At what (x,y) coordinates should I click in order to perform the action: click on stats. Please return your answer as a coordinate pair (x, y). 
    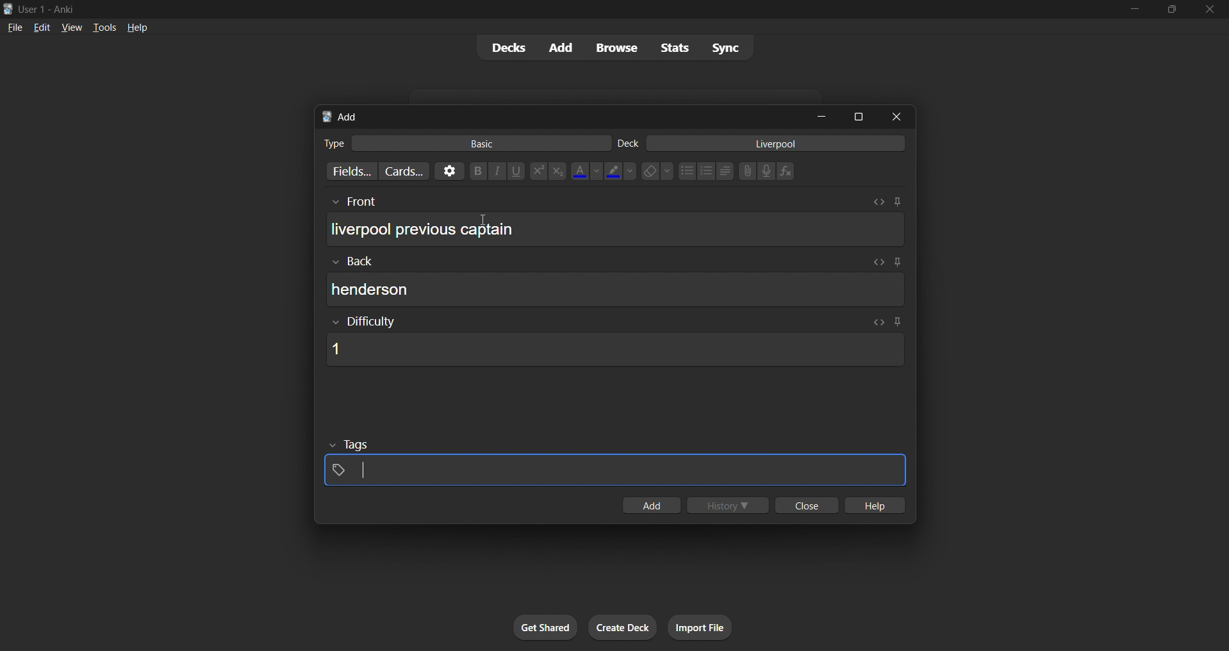
    Looking at the image, I should click on (677, 47).